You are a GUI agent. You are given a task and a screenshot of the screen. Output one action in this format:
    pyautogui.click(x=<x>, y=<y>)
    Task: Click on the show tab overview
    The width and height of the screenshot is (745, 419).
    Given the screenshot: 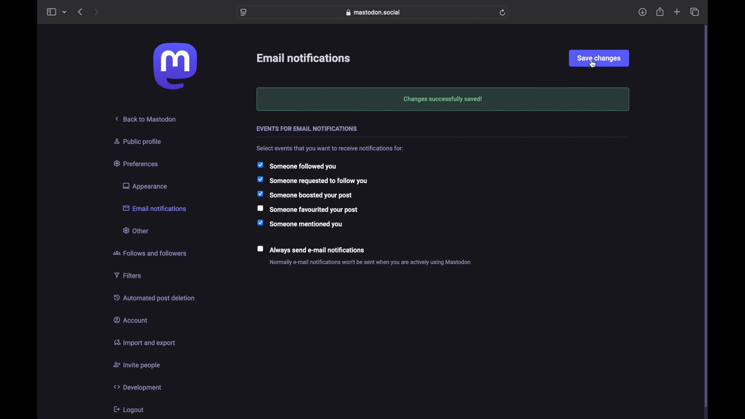 What is the action you would take?
    pyautogui.click(x=694, y=12)
    